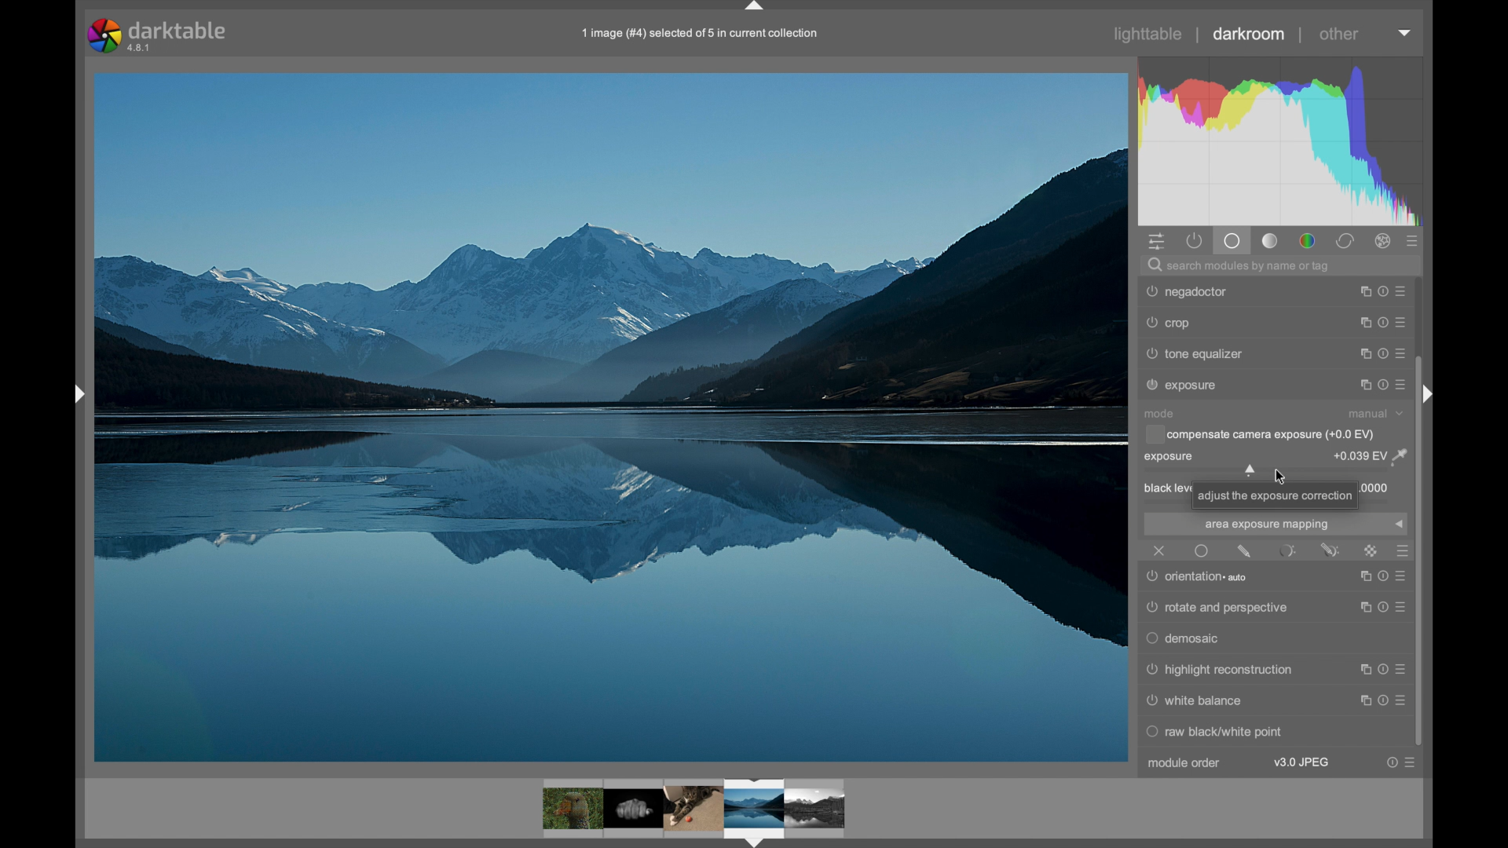 Image resolution: width=1508 pixels, height=848 pixels. What do you see at coordinates (694, 810) in the screenshot?
I see `photos` at bounding box center [694, 810].